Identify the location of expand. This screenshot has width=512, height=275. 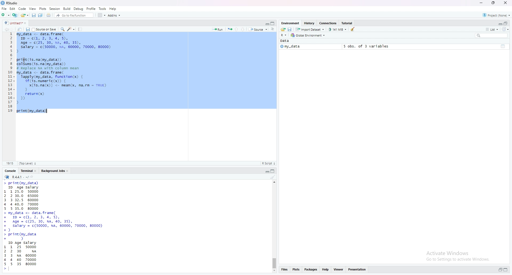
(499, 24).